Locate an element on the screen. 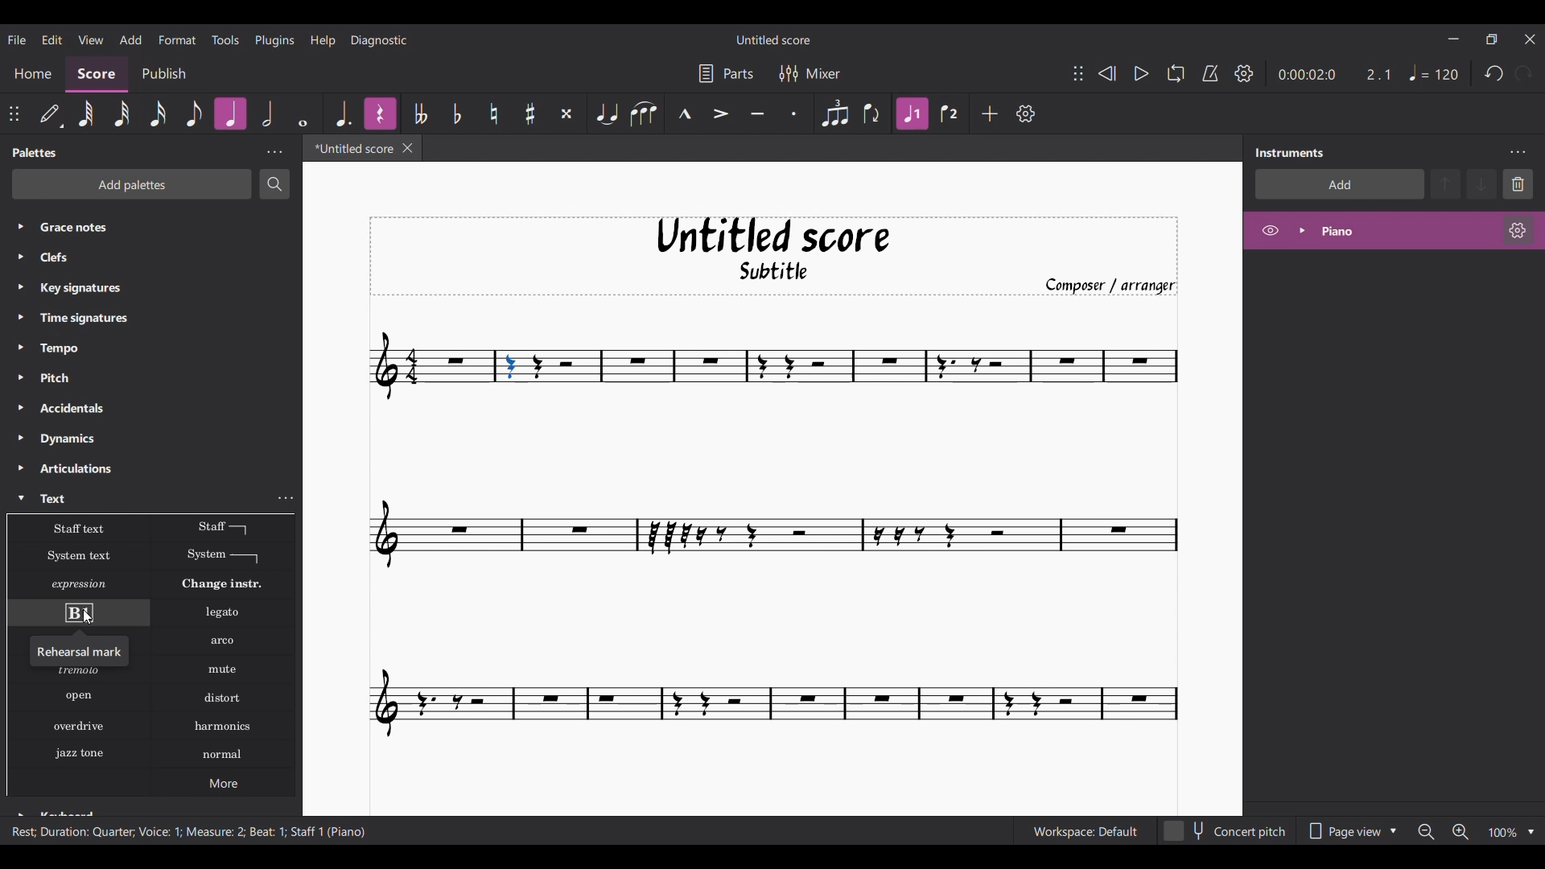 The height and width of the screenshot is (869, 1545). Zoom options is located at coordinates (1531, 833).